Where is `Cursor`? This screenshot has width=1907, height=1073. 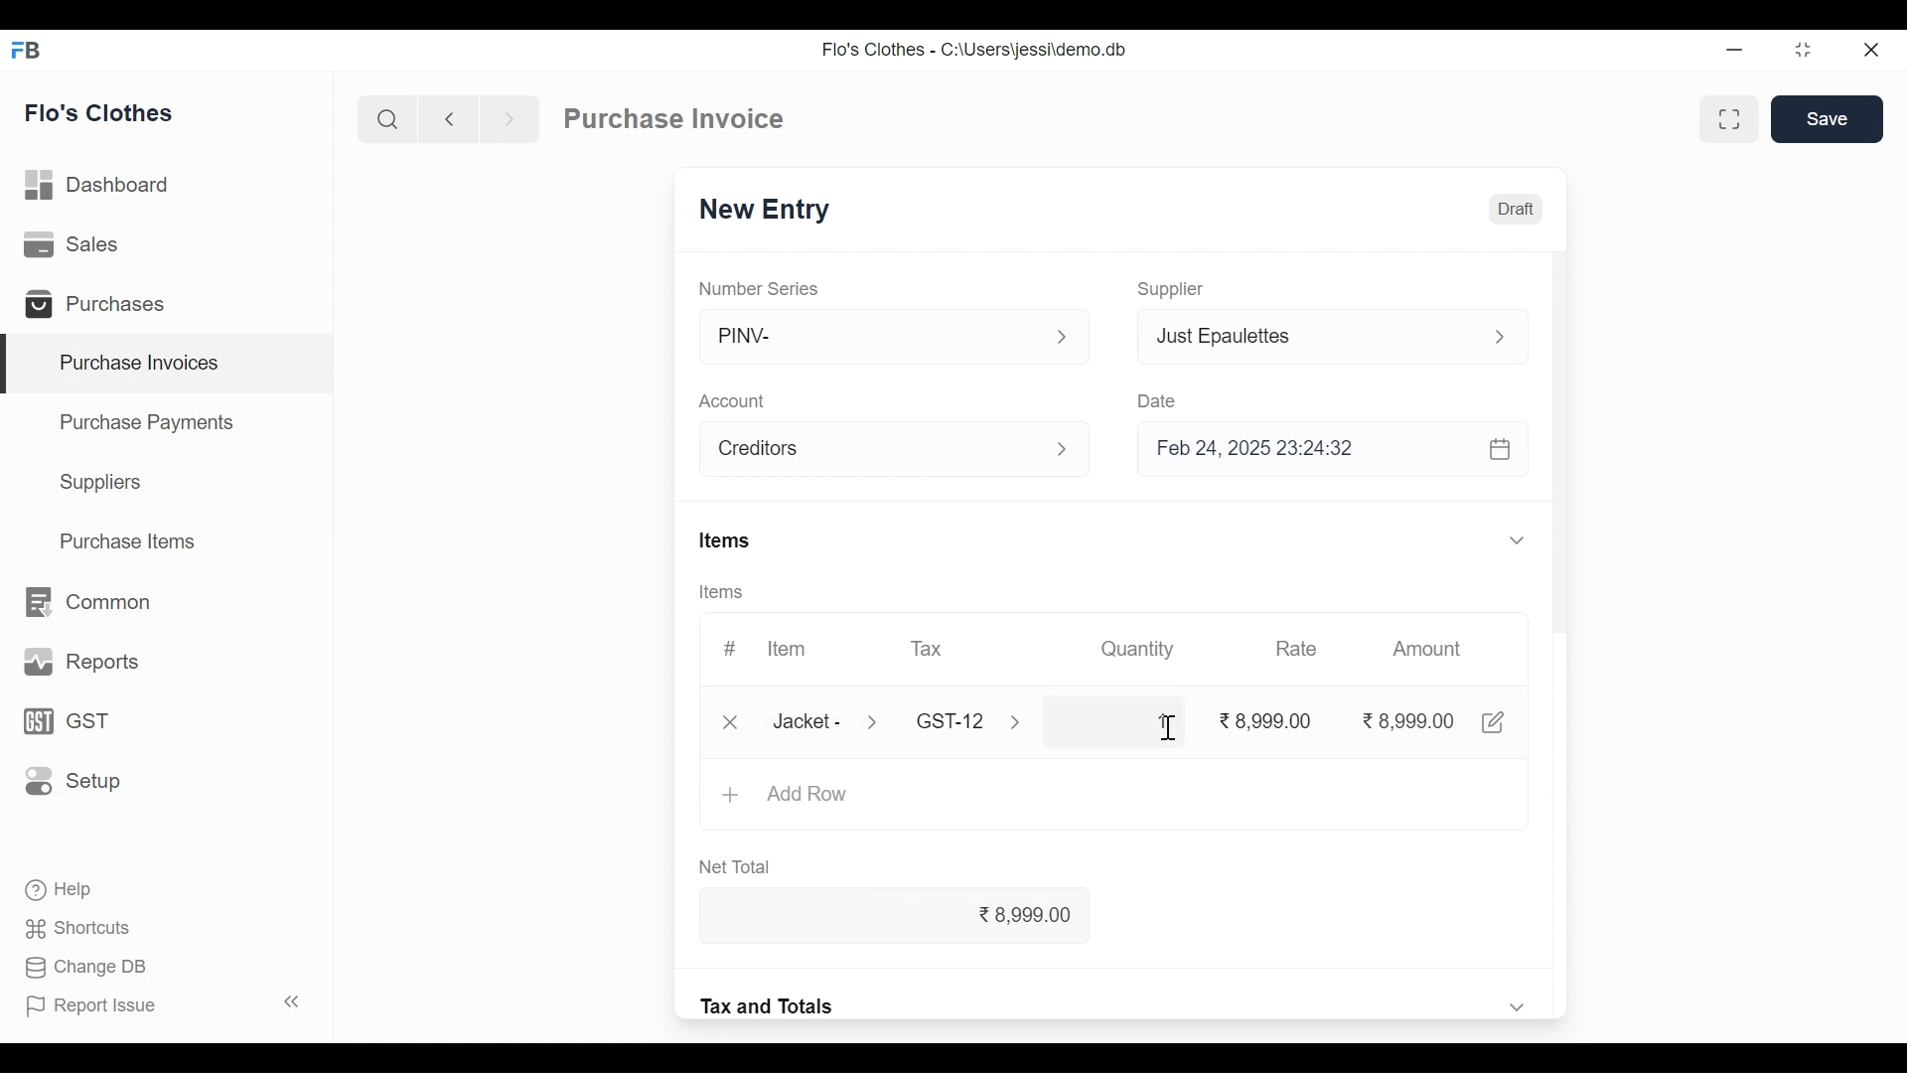
Cursor is located at coordinates (1166, 728).